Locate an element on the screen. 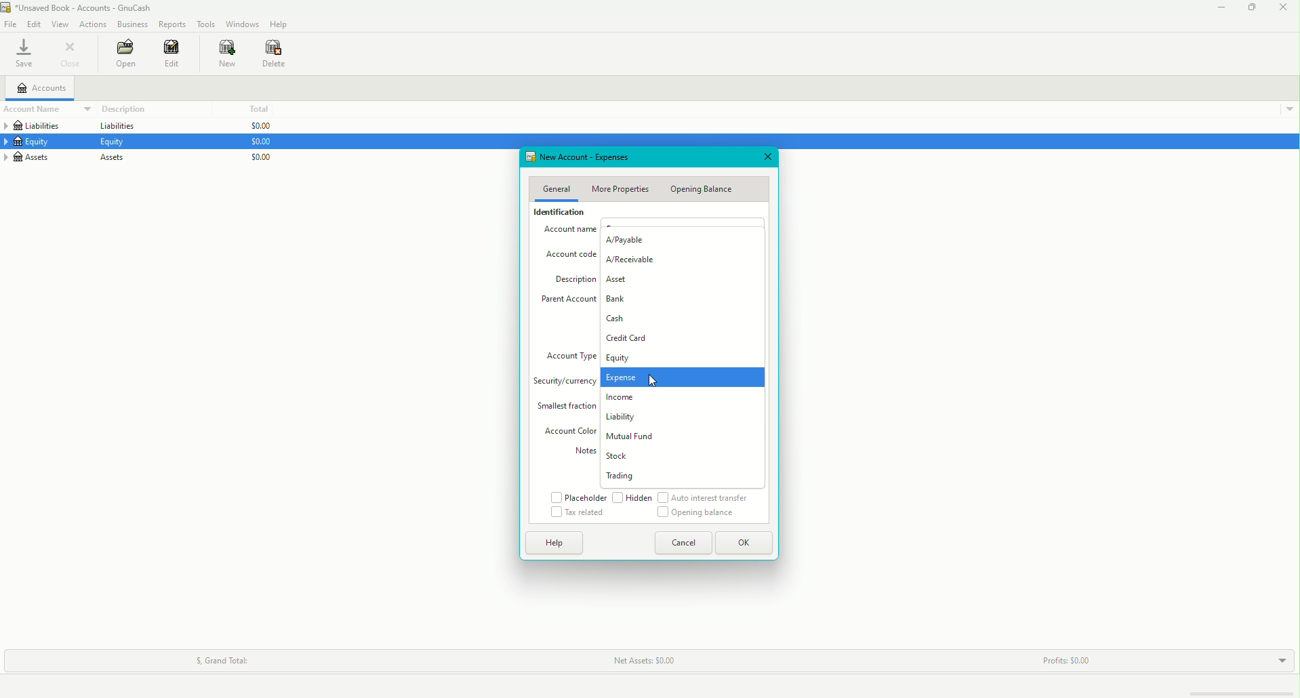 Image resolution: width=1300 pixels, height=698 pixels. Smallest Fraction is located at coordinates (566, 406).